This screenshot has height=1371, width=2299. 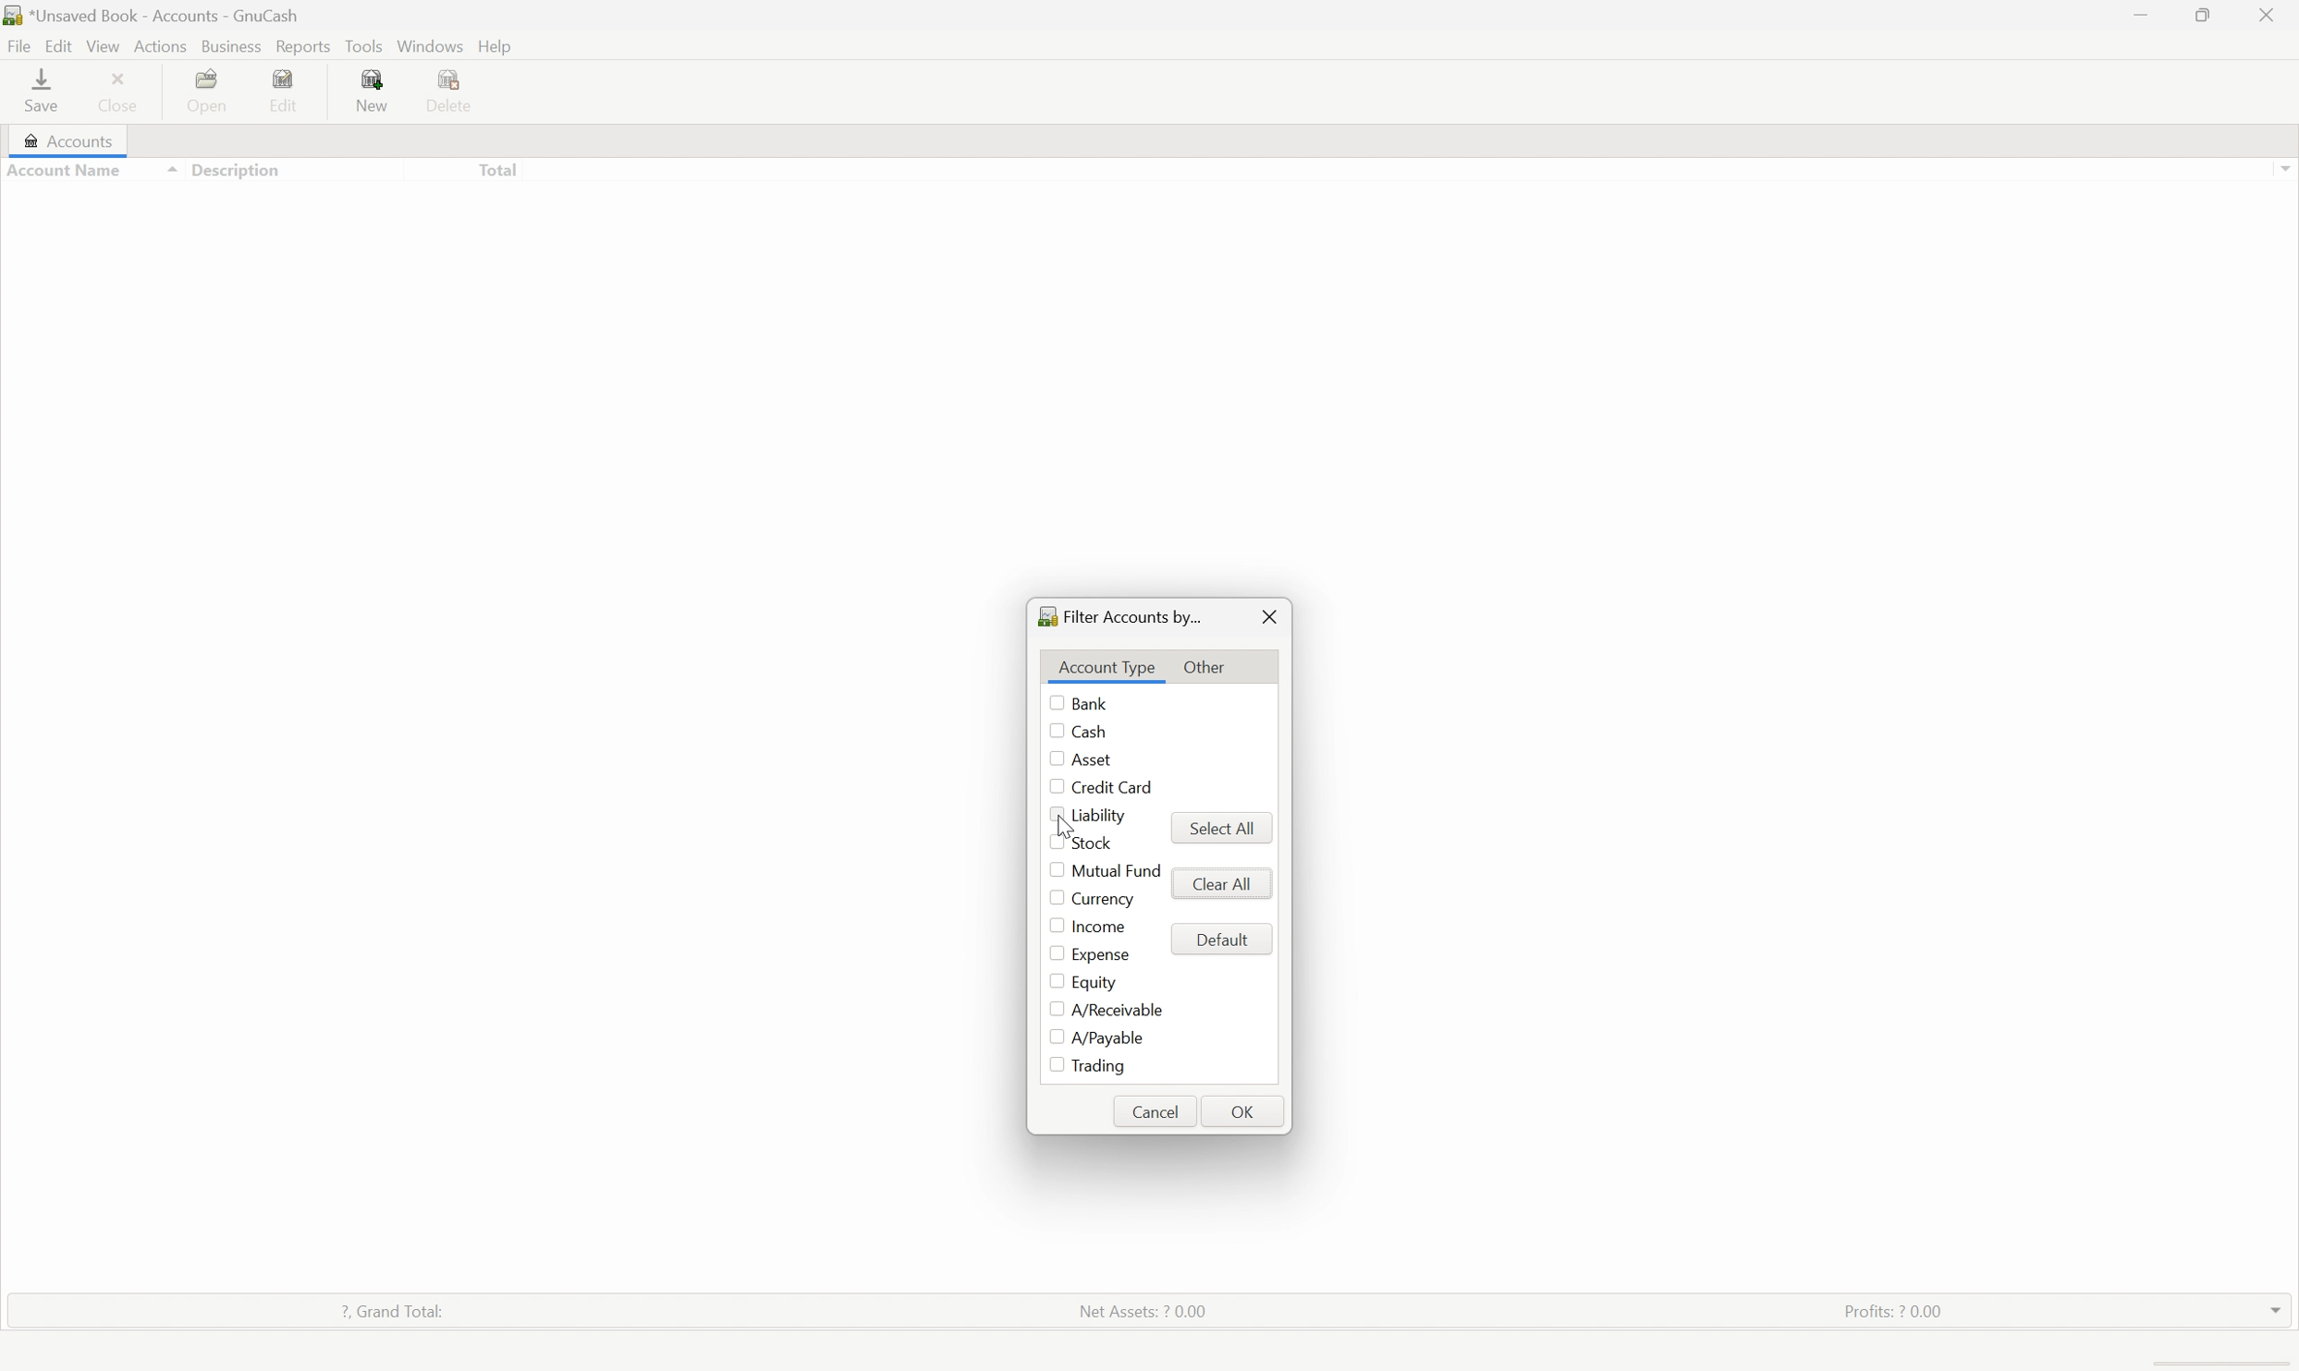 What do you see at coordinates (1096, 759) in the screenshot?
I see `Asset` at bounding box center [1096, 759].